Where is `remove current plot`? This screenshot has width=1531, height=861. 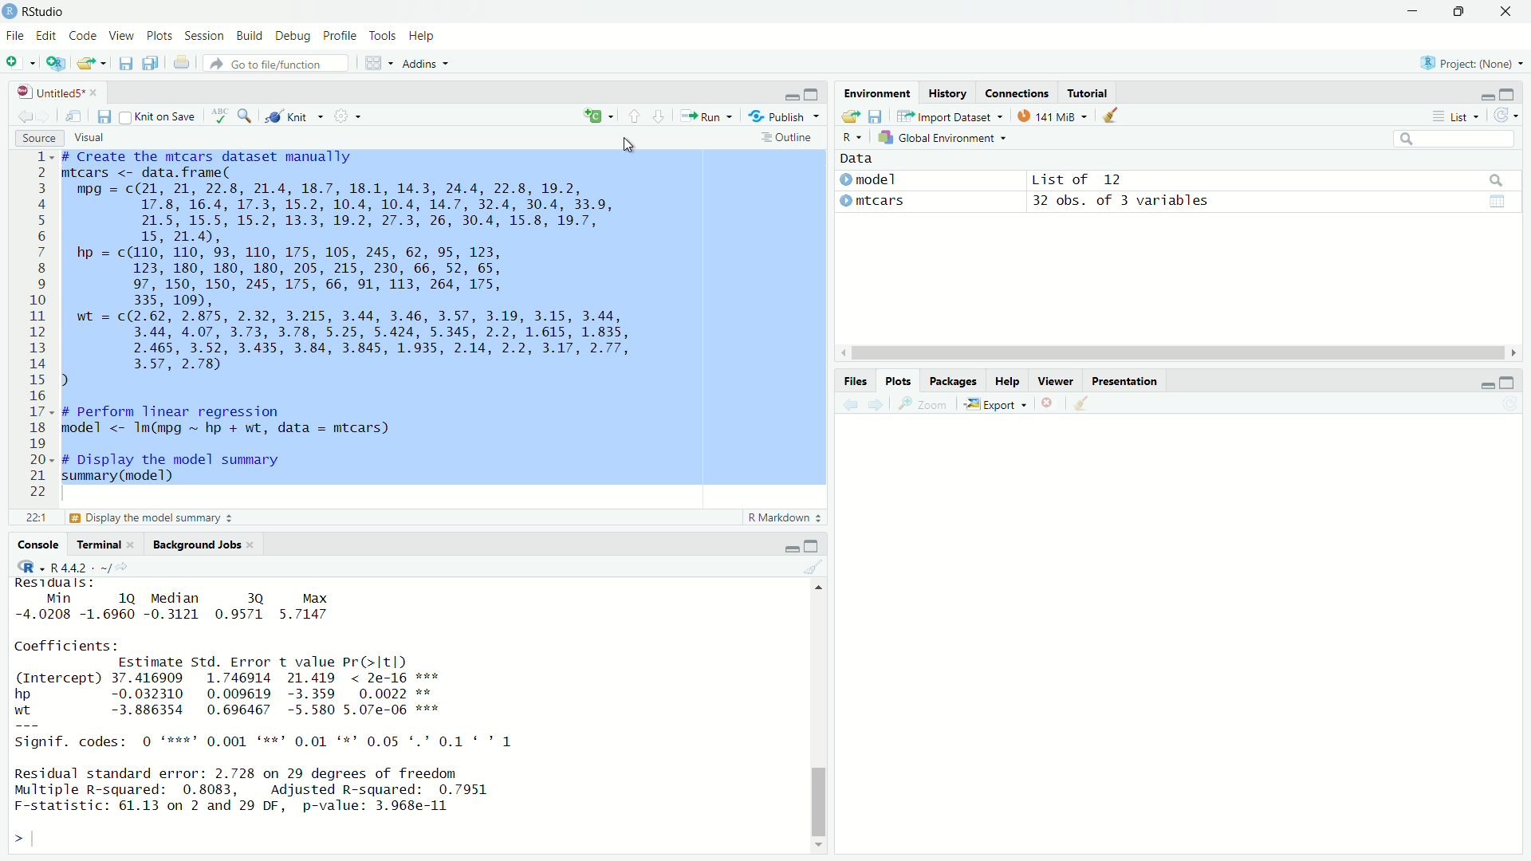
remove current plot is located at coordinates (1050, 403).